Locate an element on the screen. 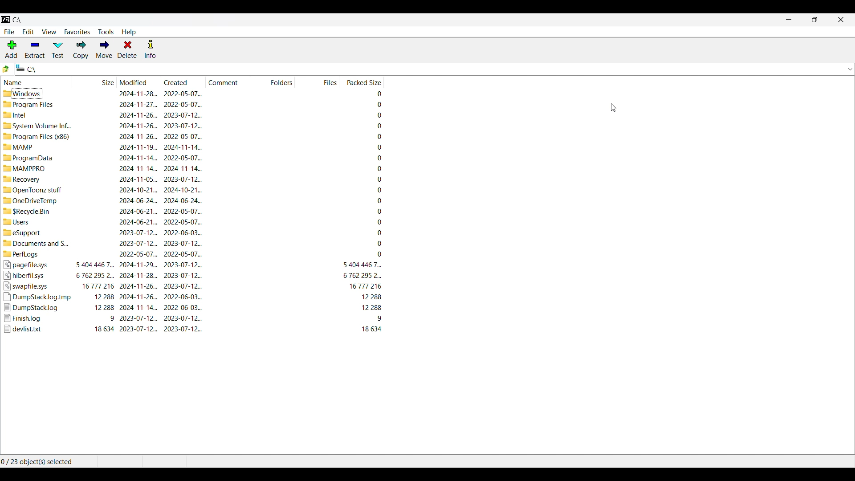 This screenshot has height=481, width=855. Created column is located at coordinates (184, 82).